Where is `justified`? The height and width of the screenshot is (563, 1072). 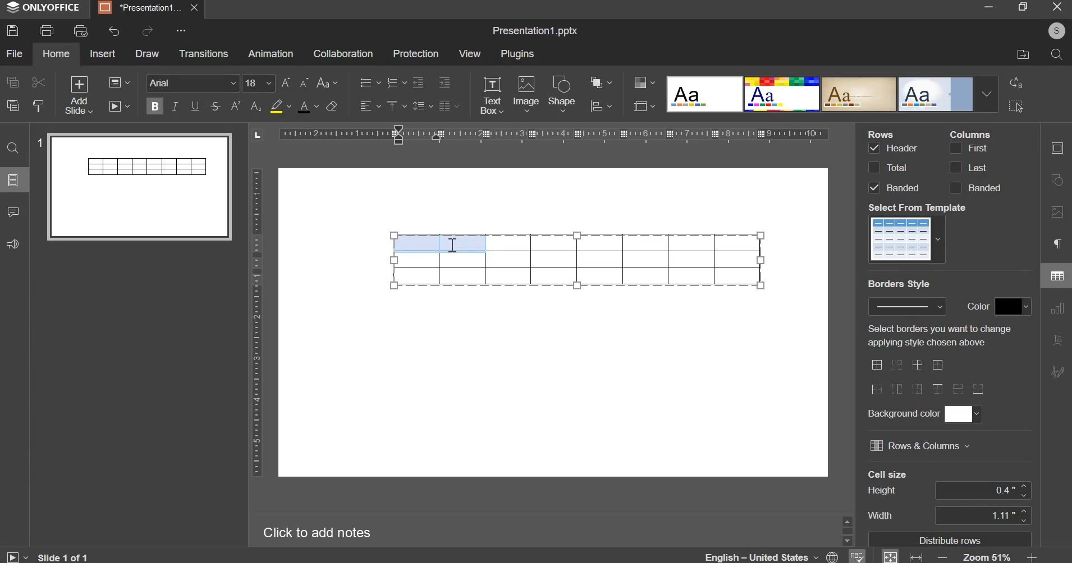 justified is located at coordinates (449, 106).